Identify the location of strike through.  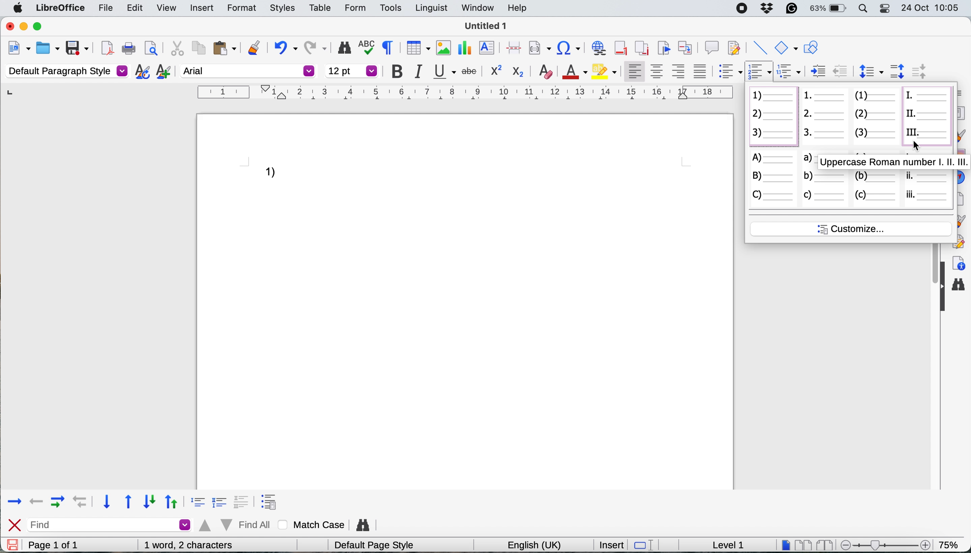
(471, 70).